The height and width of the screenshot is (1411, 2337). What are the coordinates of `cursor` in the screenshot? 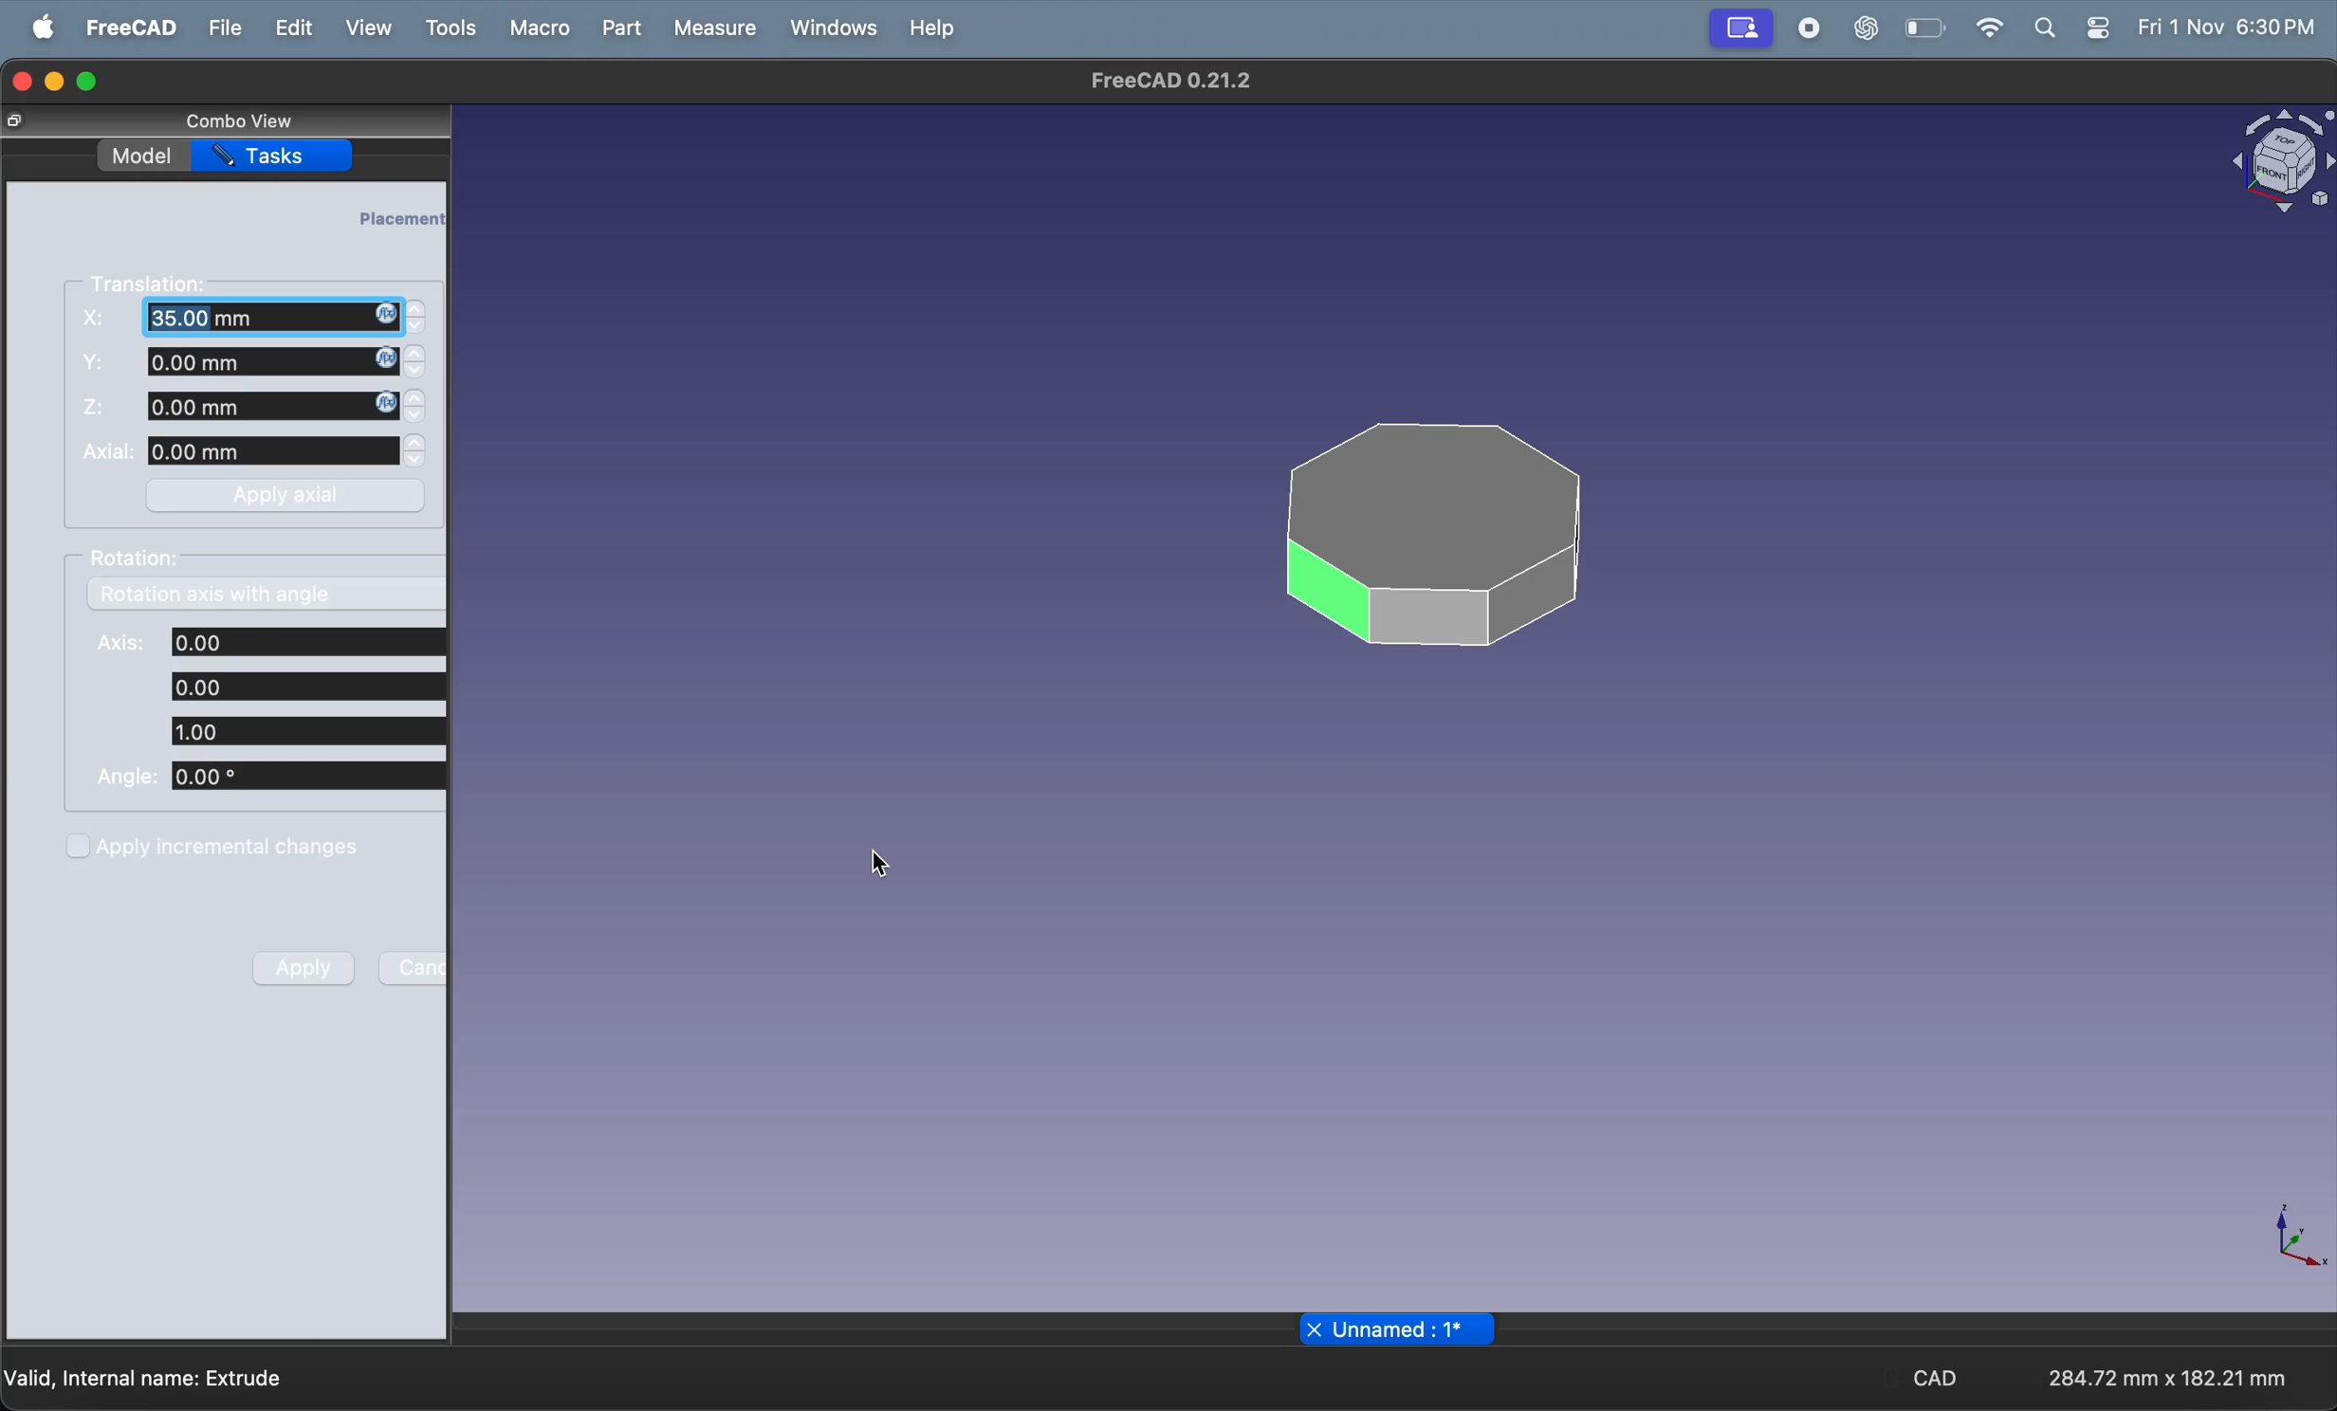 It's located at (878, 860).